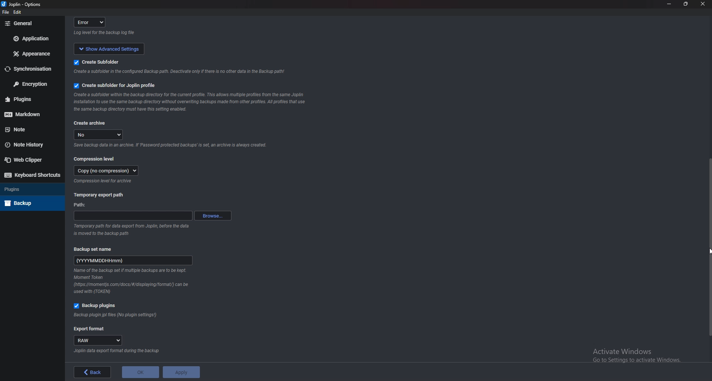 This screenshot has width=712, height=381. Describe the element at coordinates (116, 351) in the screenshot. I see `Info` at that location.